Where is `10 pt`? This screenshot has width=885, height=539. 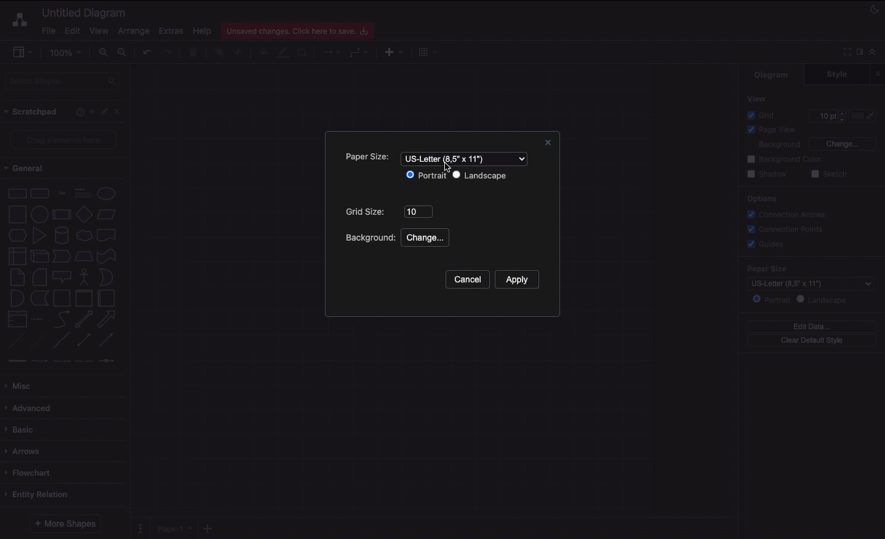 10 pt is located at coordinates (826, 114).